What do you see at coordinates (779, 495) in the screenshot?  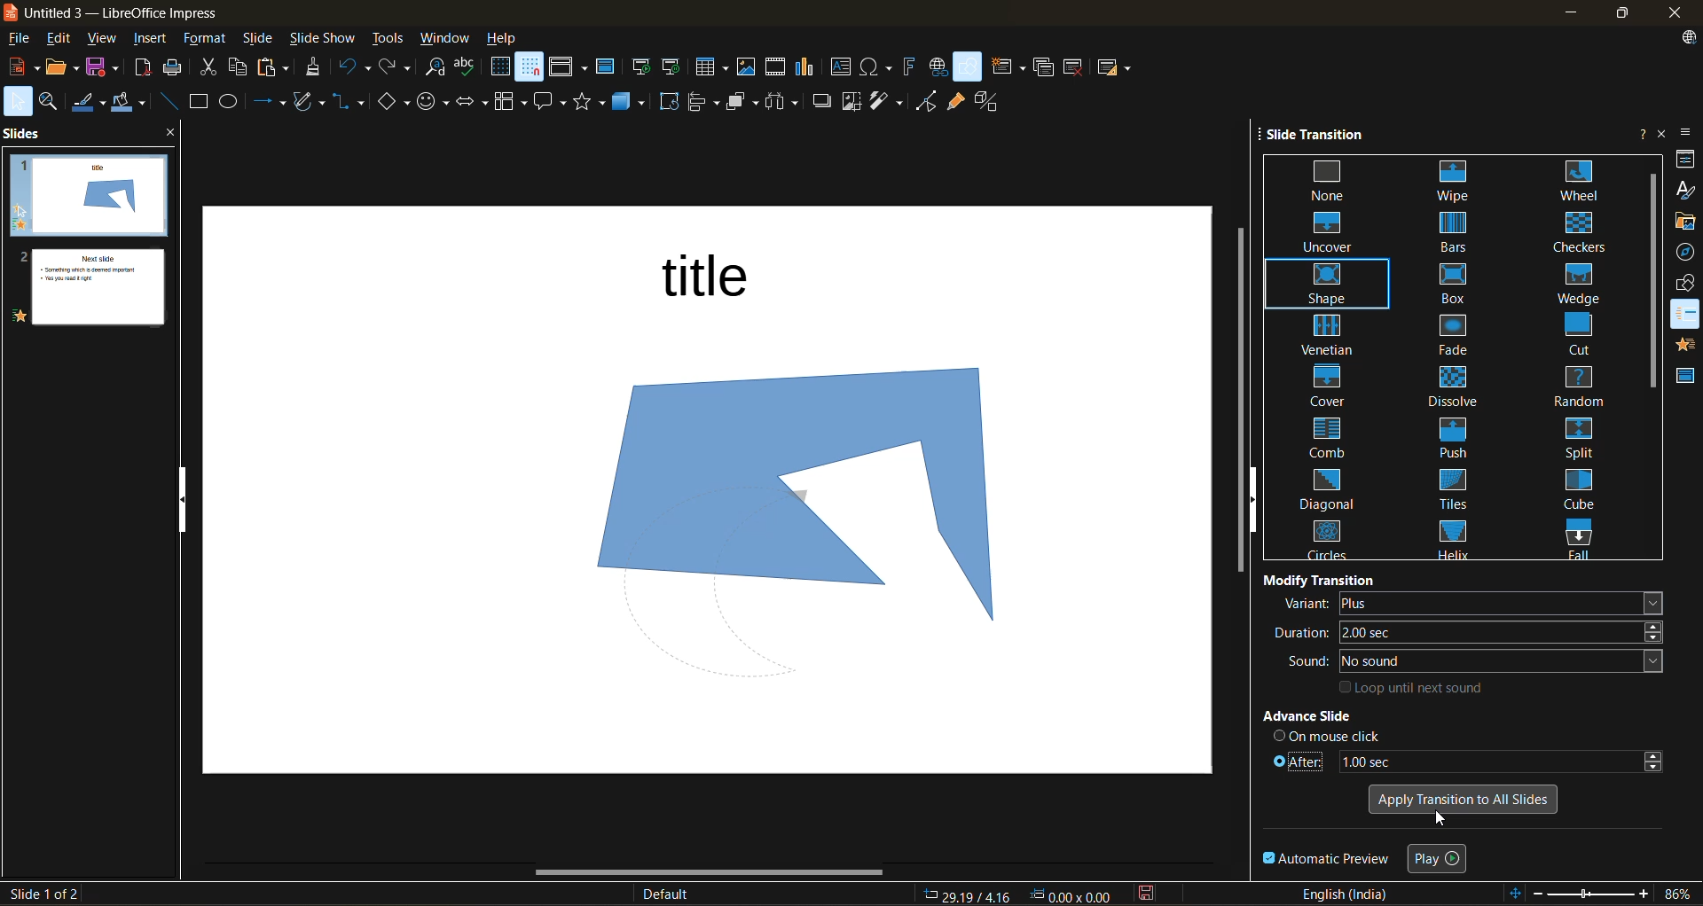 I see `image` at bounding box center [779, 495].